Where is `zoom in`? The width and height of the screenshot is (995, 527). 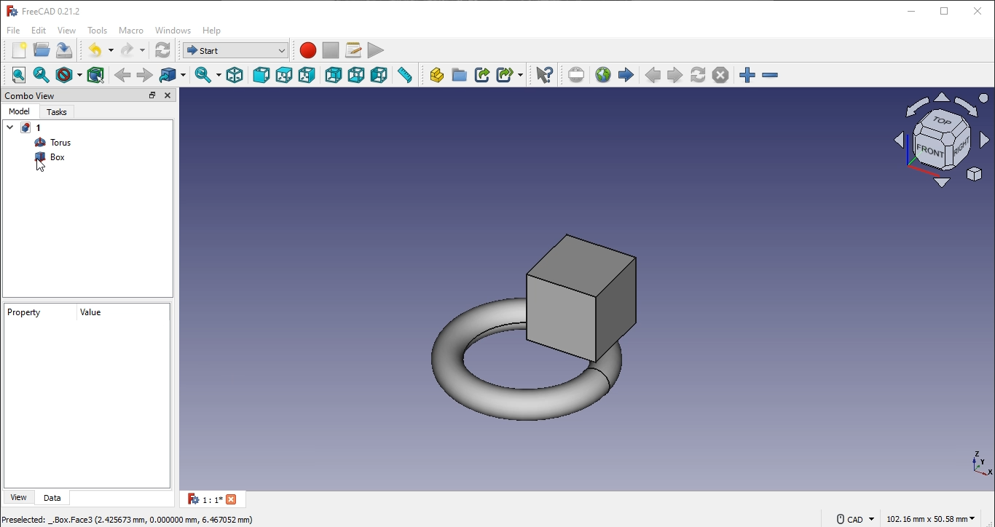 zoom in is located at coordinates (747, 75).